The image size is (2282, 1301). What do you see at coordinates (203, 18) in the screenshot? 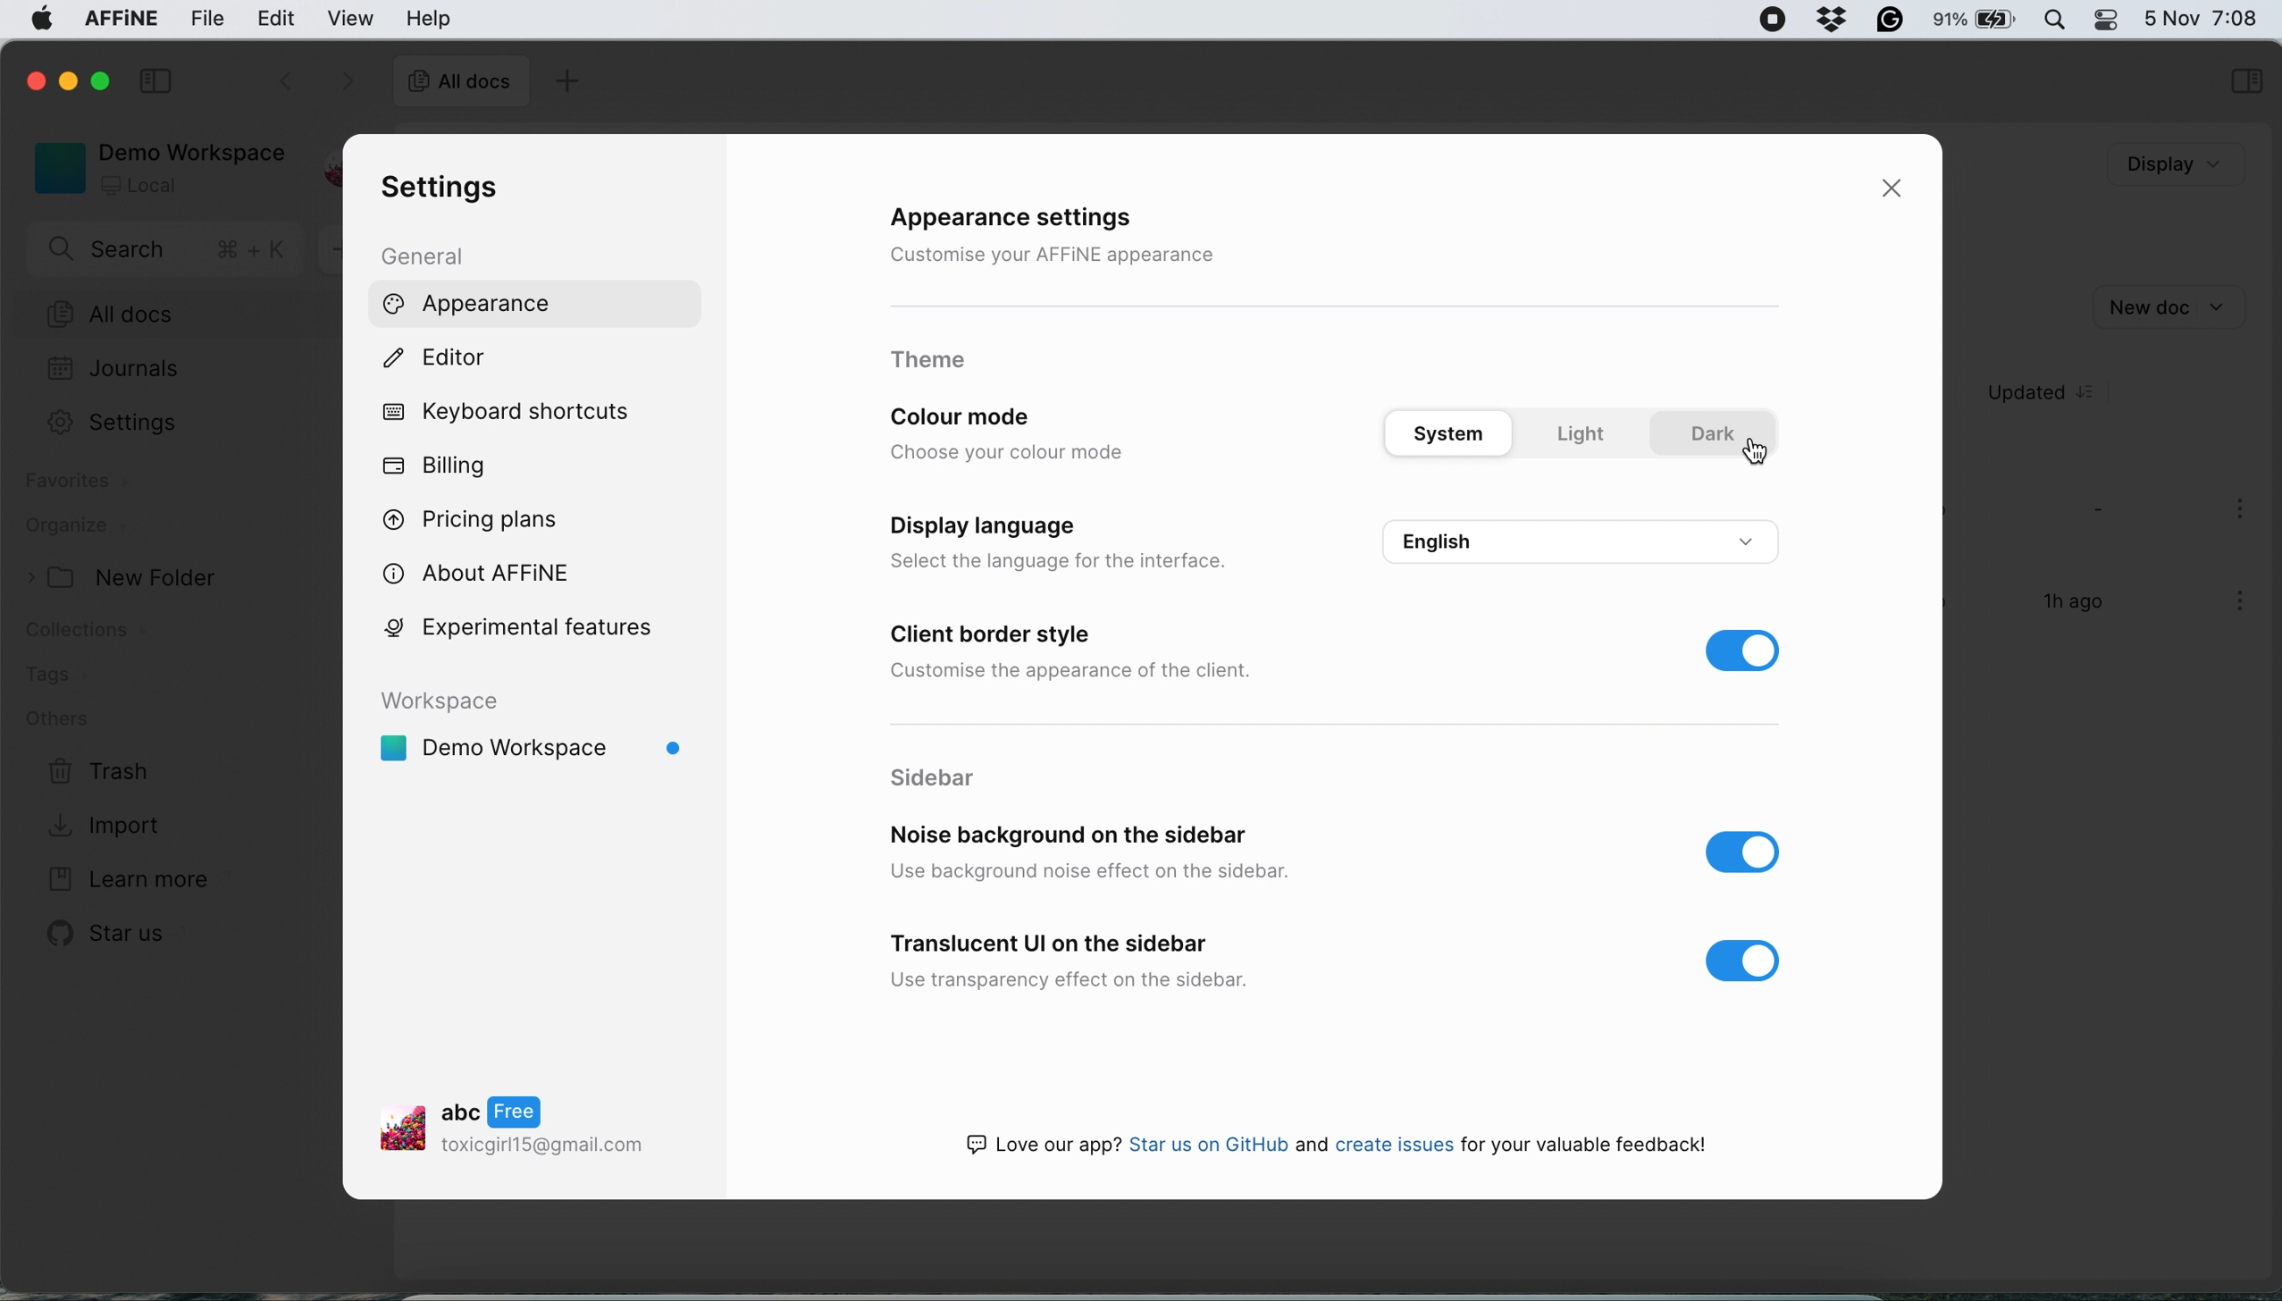
I see `file` at bounding box center [203, 18].